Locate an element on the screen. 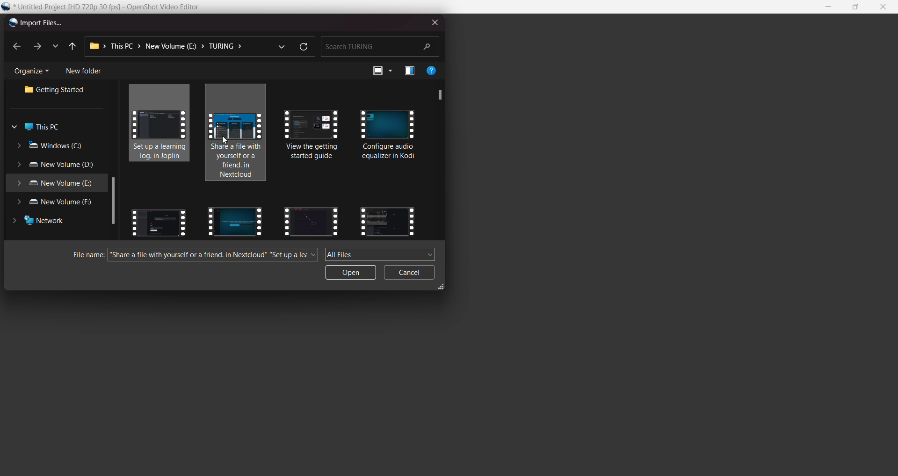  preview is located at coordinates (410, 72).